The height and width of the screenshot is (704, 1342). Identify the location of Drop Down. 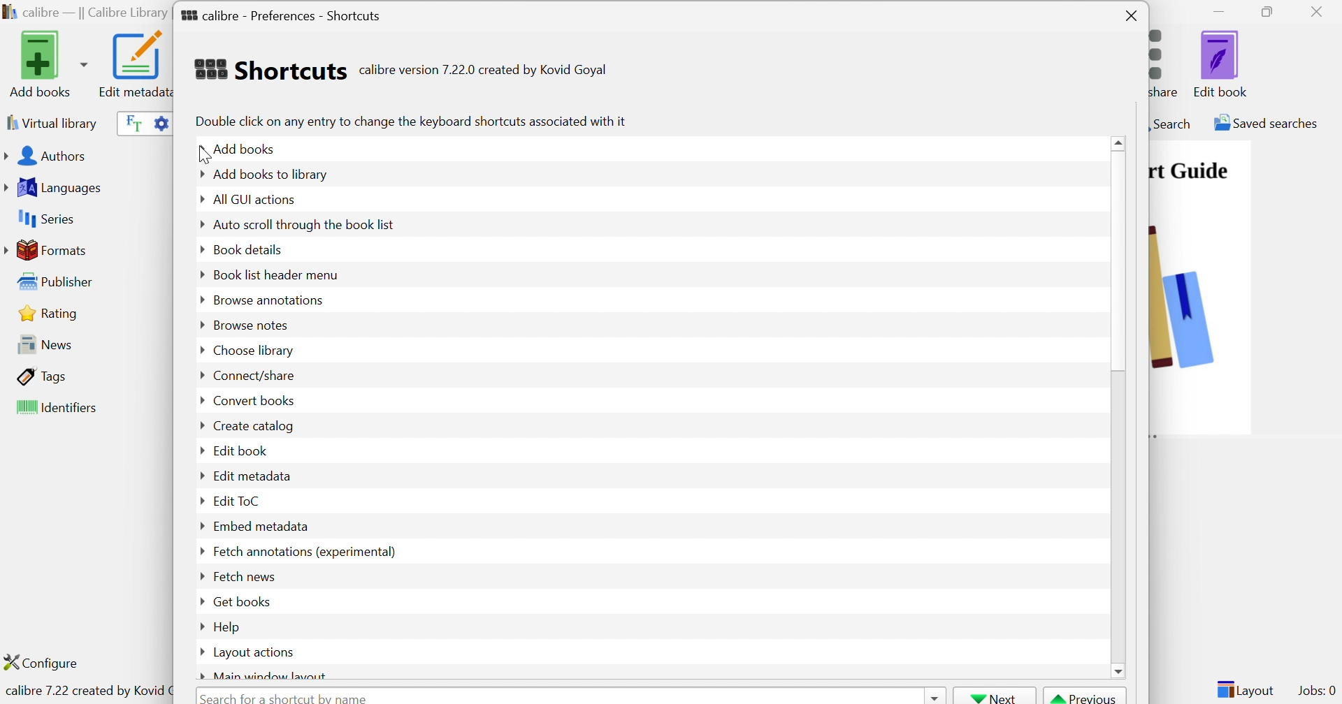
(197, 652).